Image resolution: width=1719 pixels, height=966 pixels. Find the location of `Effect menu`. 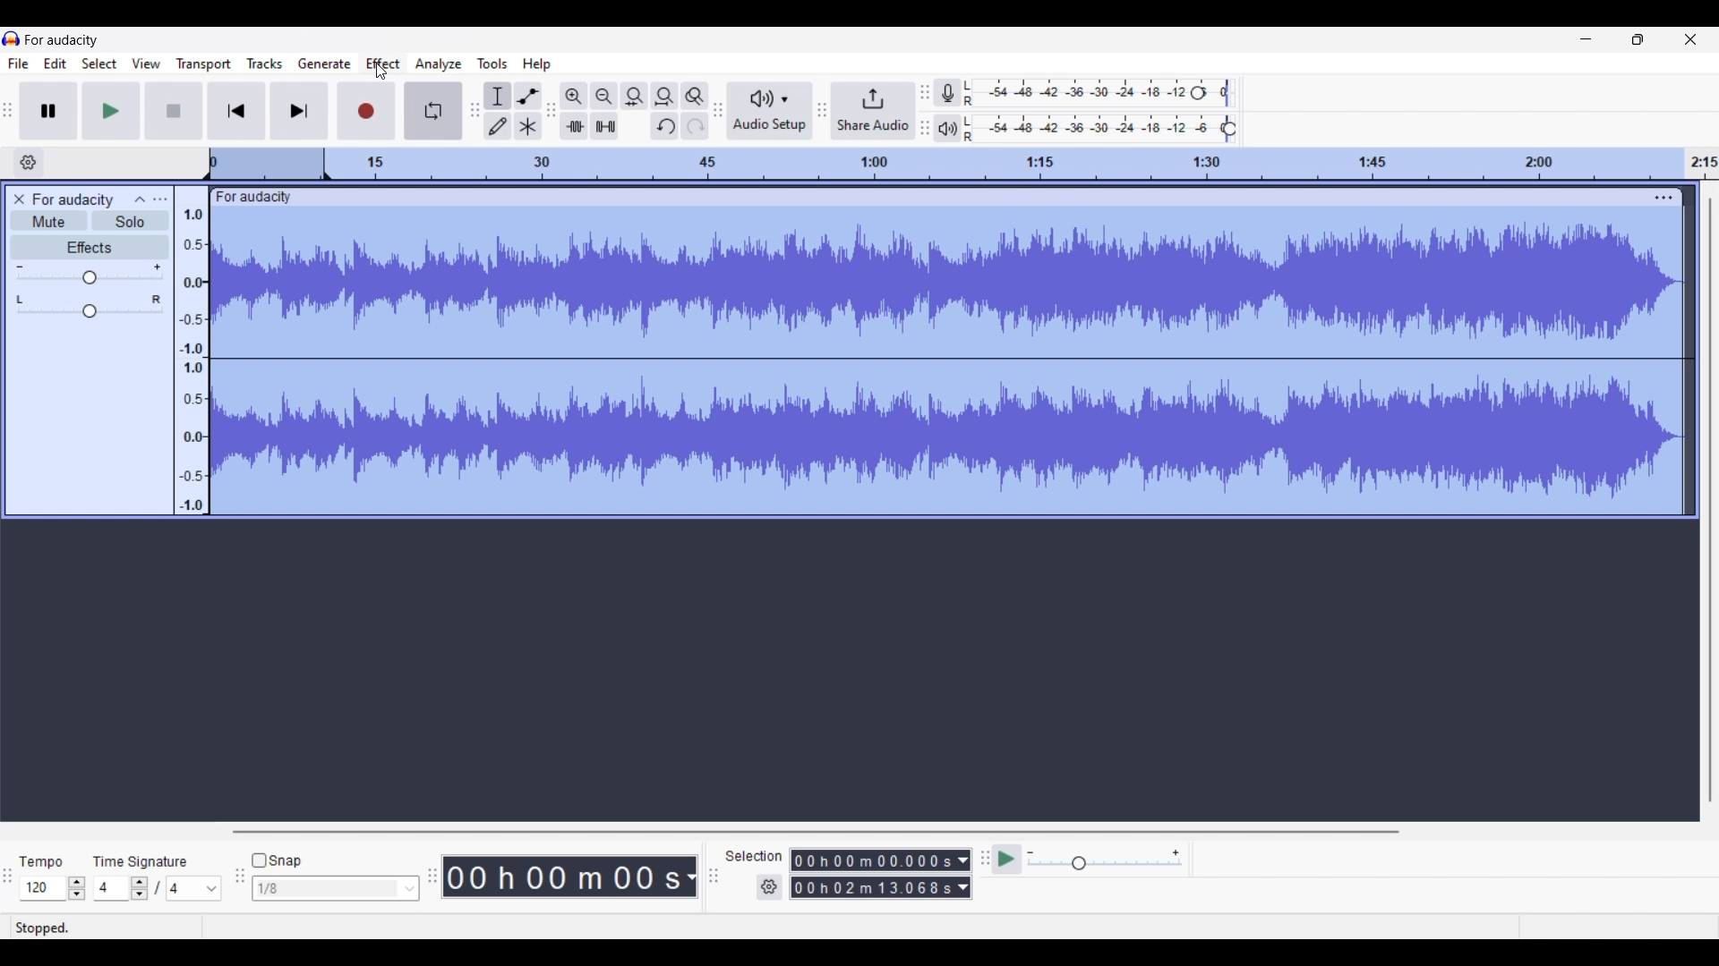

Effect menu is located at coordinates (383, 64).